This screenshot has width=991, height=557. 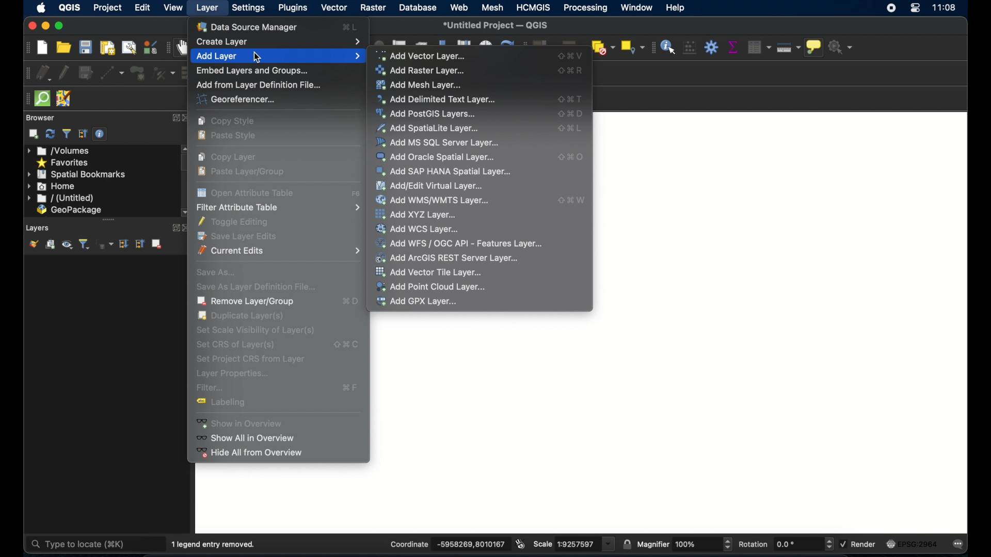 I want to click on add wms/wmts layer, so click(x=572, y=200).